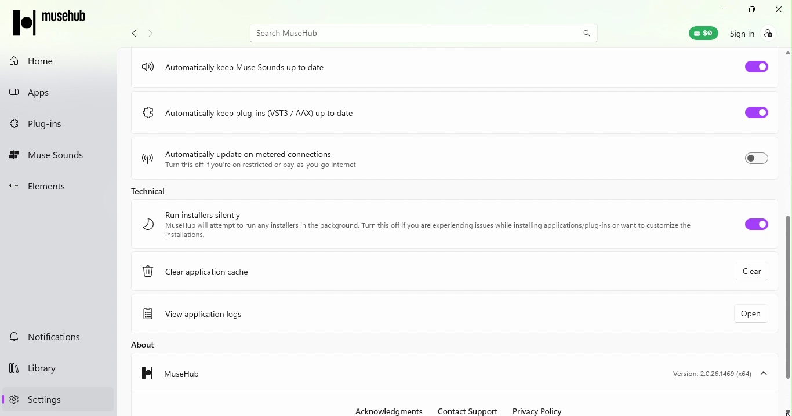 This screenshot has width=792, height=416. What do you see at coordinates (698, 32) in the screenshot?
I see `Muse wallet` at bounding box center [698, 32].